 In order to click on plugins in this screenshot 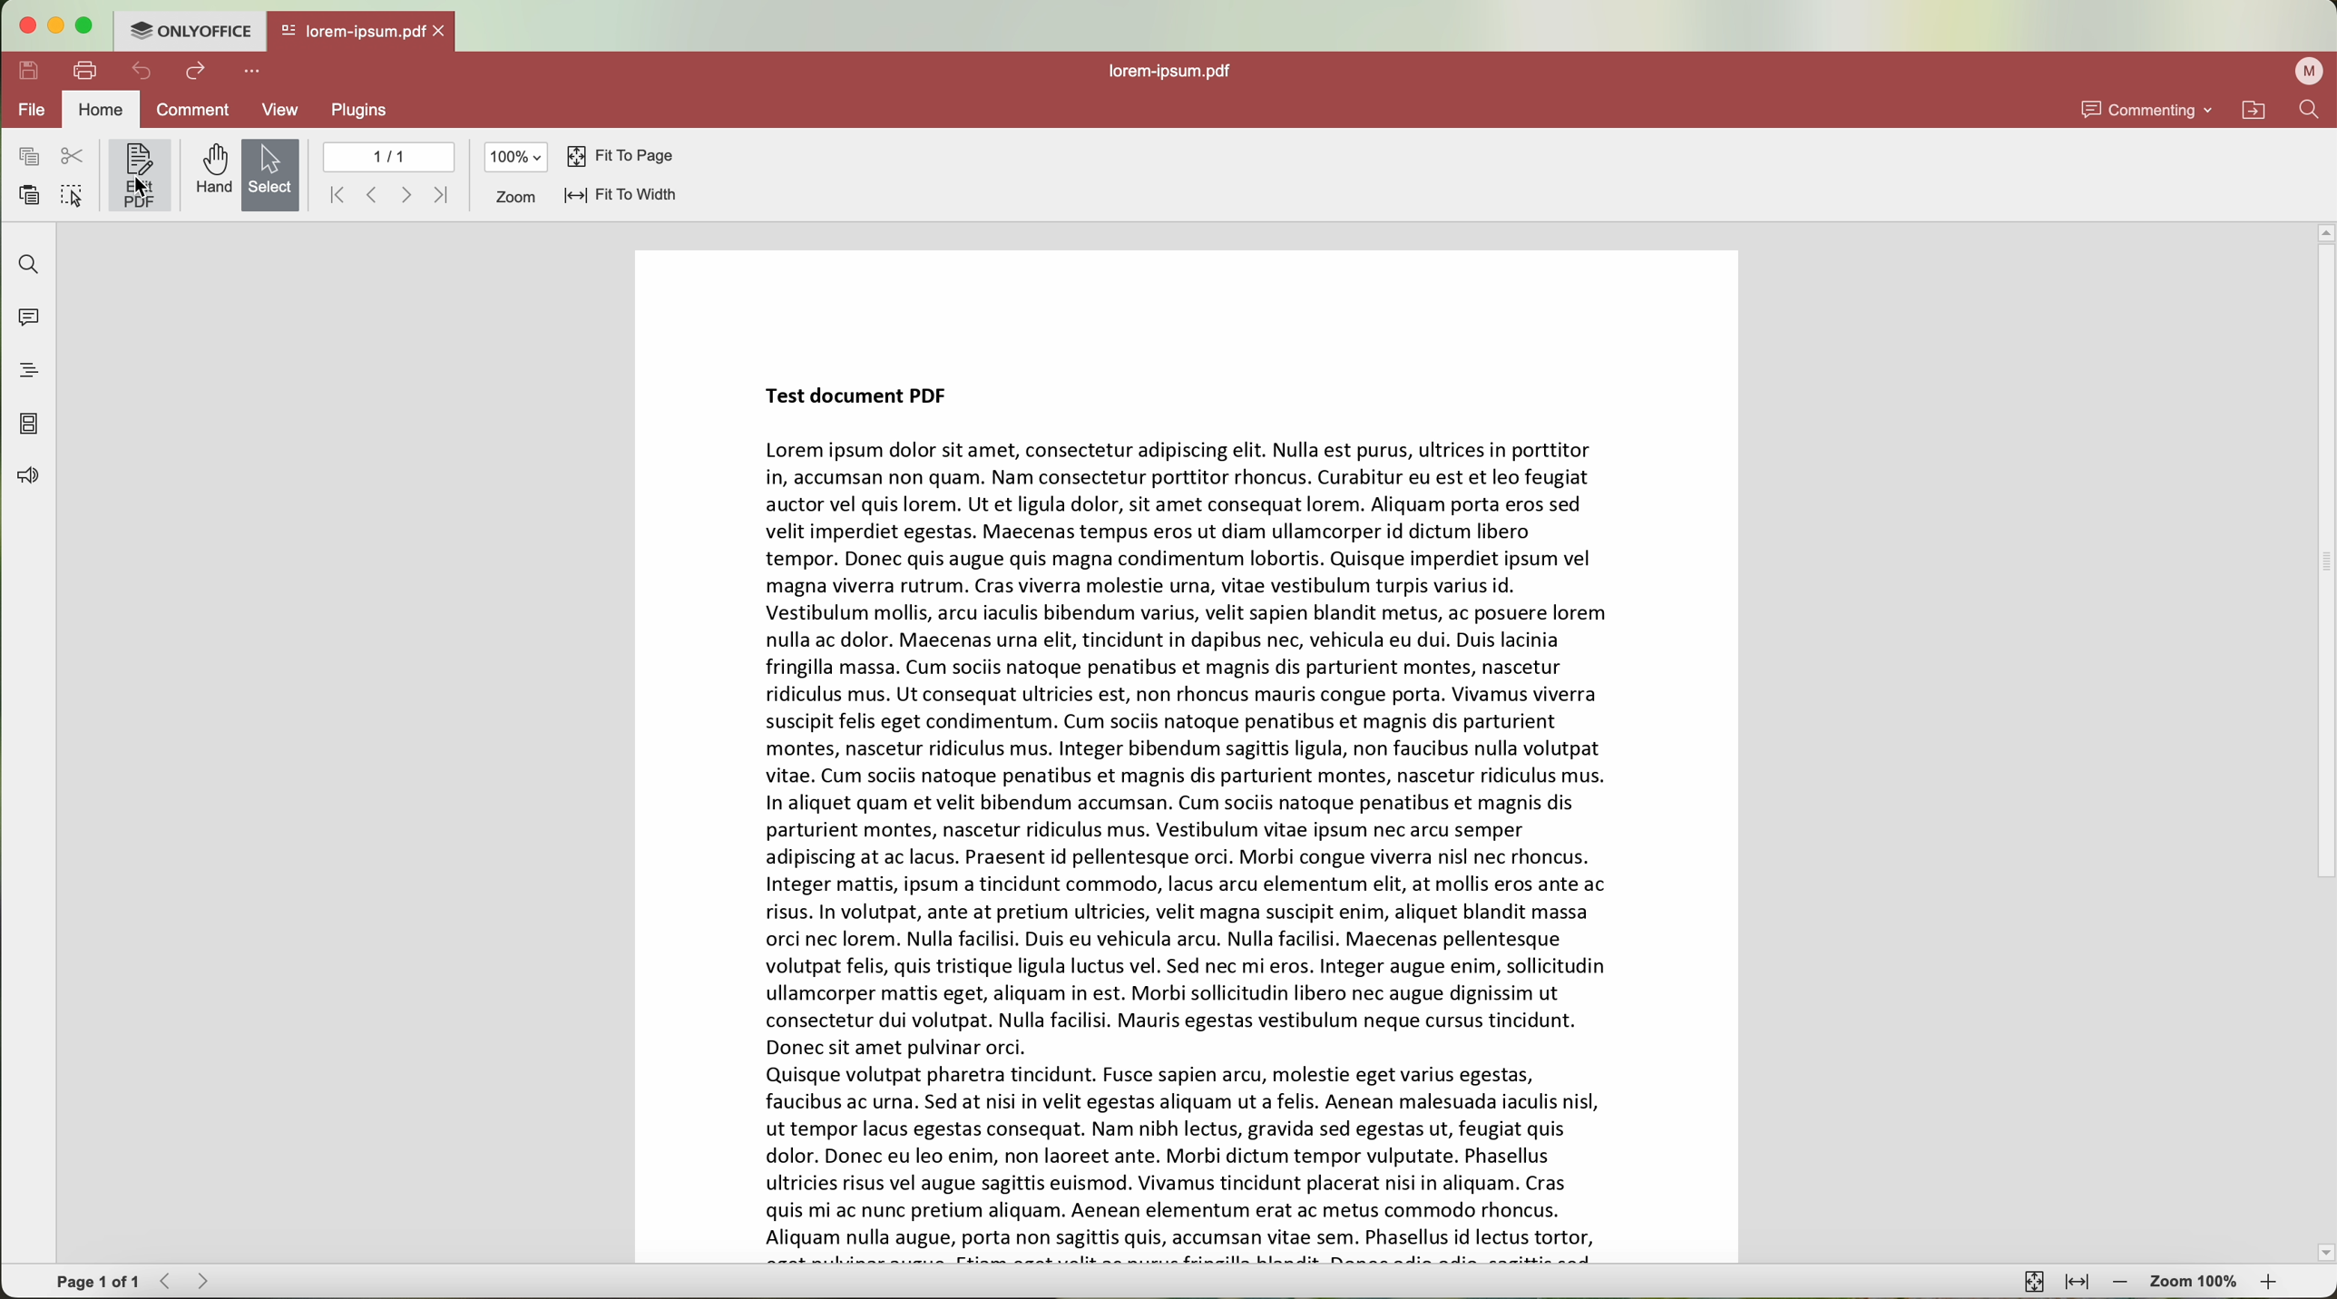, I will do `click(364, 112)`.